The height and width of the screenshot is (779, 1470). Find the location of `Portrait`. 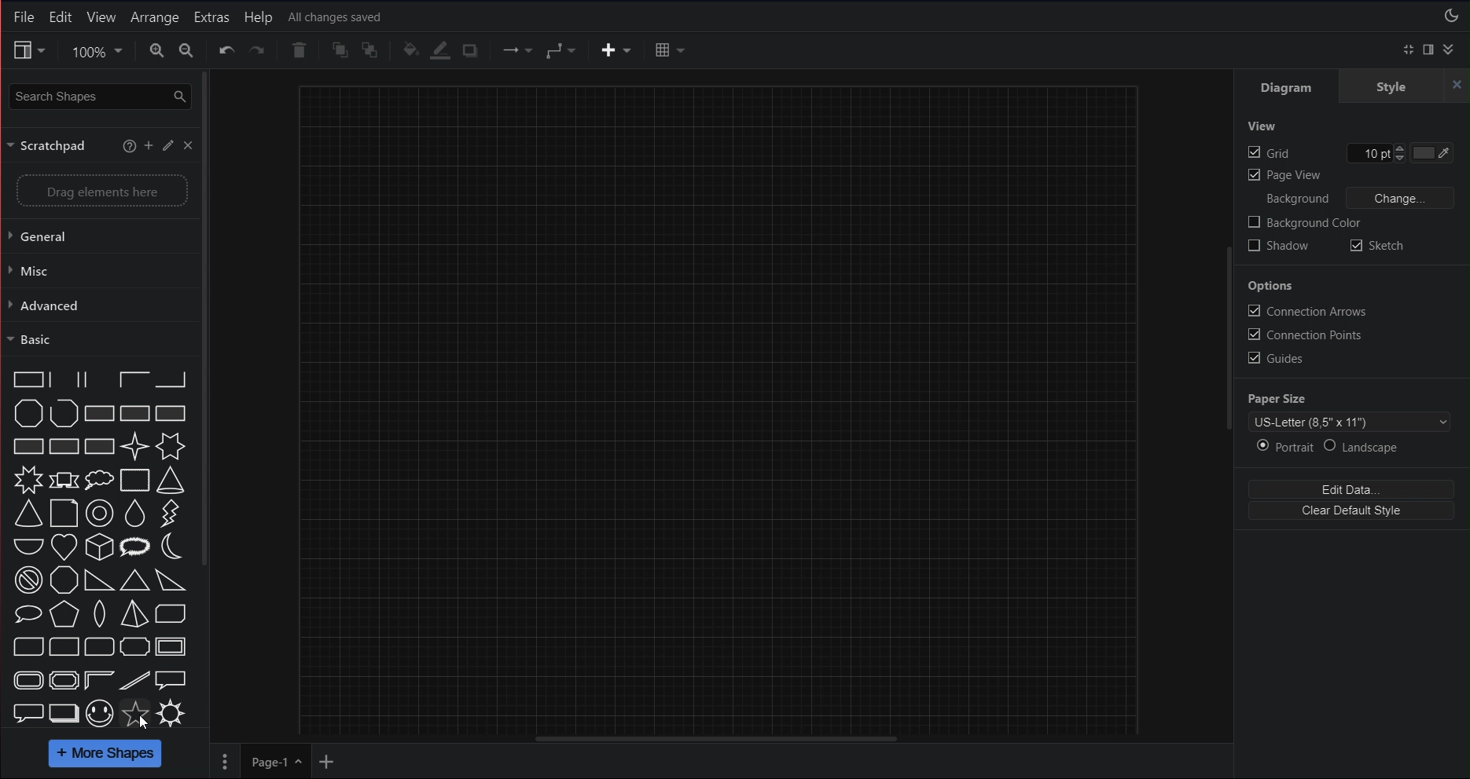

Portrait is located at coordinates (1284, 445).